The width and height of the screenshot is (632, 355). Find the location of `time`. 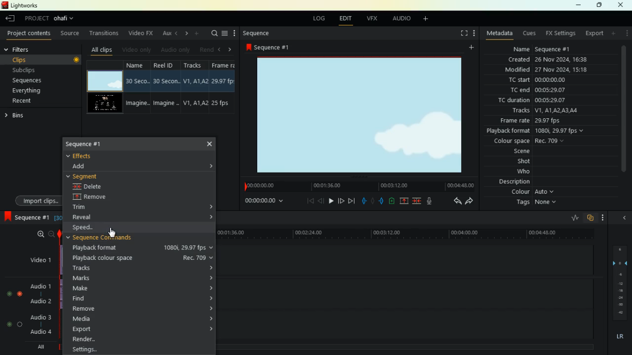

time is located at coordinates (411, 234).